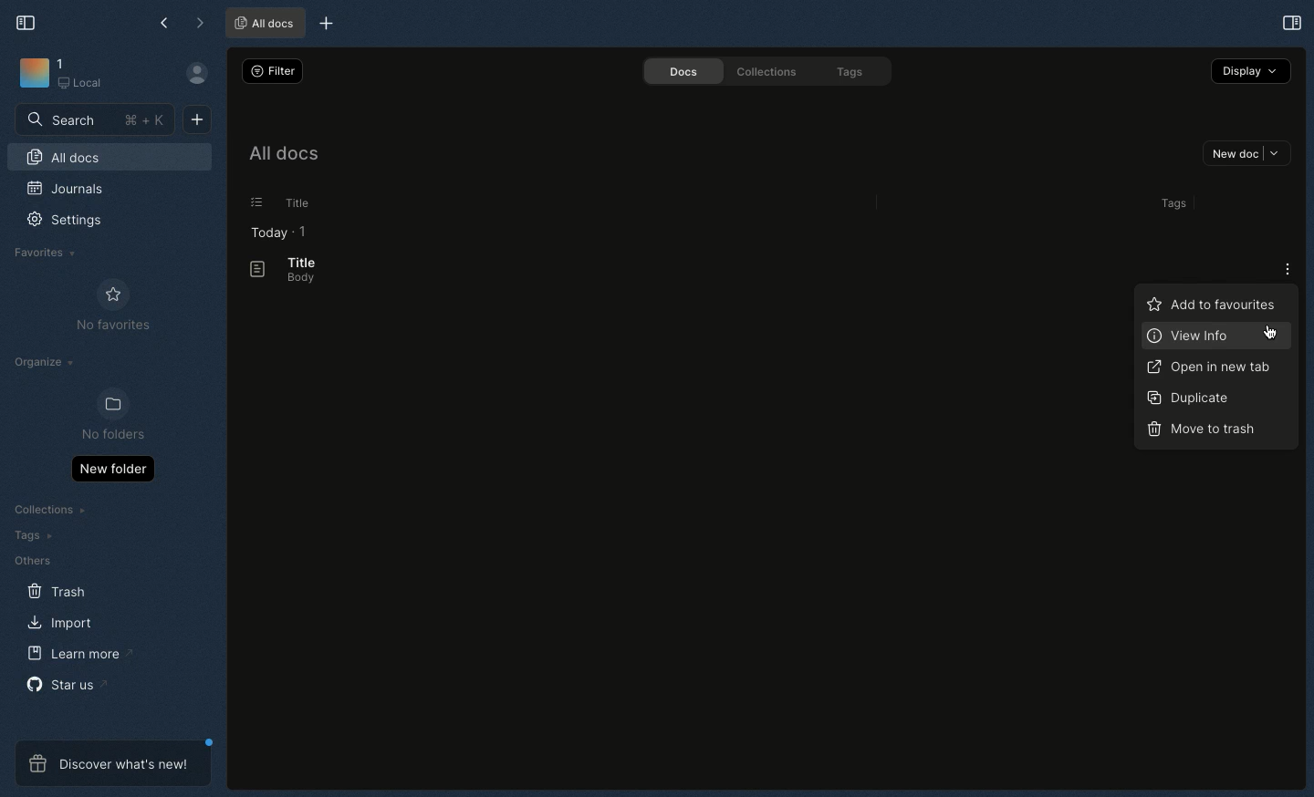 Image resolution: width=1314 pixels, height=797 pixels. Describe the element at coordinates (1170, 203) in the screenshot. I see `Tags` at that location.